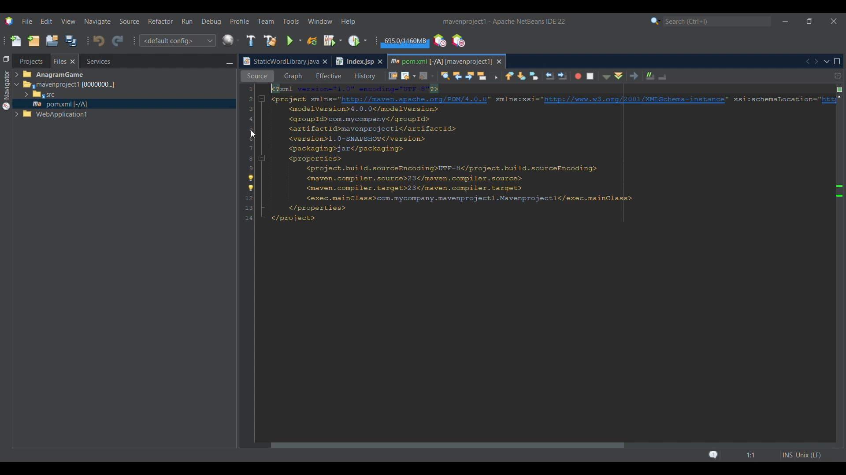 This screenshot has height=475, width=846. Describe the element at coordinates (71, 40) in the screenshot. I see `Save all` at that location.